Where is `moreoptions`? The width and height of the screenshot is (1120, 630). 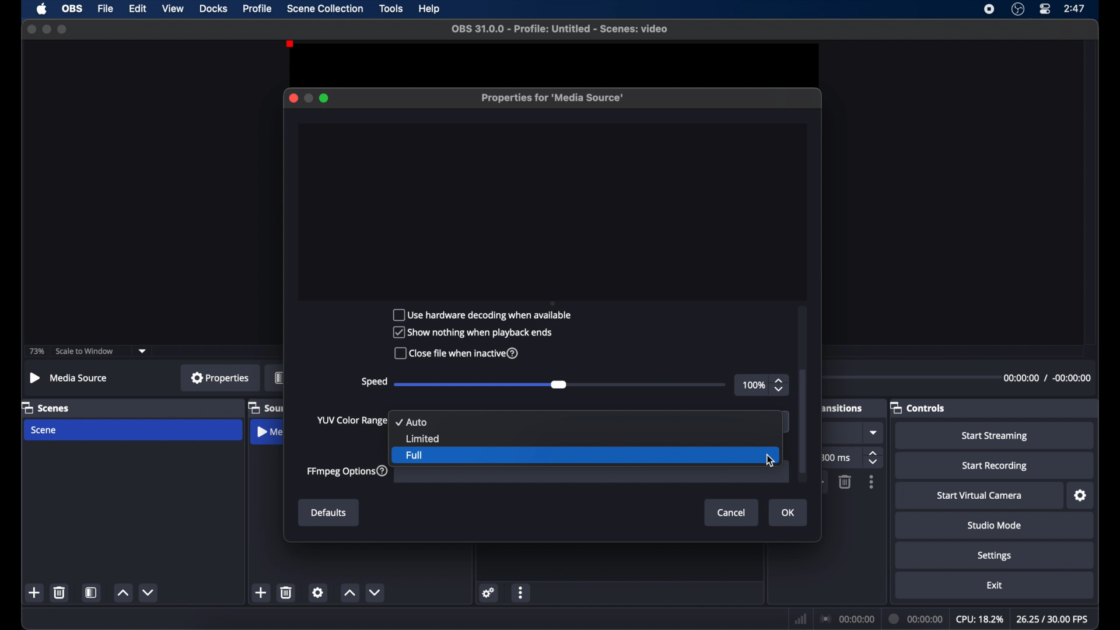 moreoptions is located at coordinates (871, 482).